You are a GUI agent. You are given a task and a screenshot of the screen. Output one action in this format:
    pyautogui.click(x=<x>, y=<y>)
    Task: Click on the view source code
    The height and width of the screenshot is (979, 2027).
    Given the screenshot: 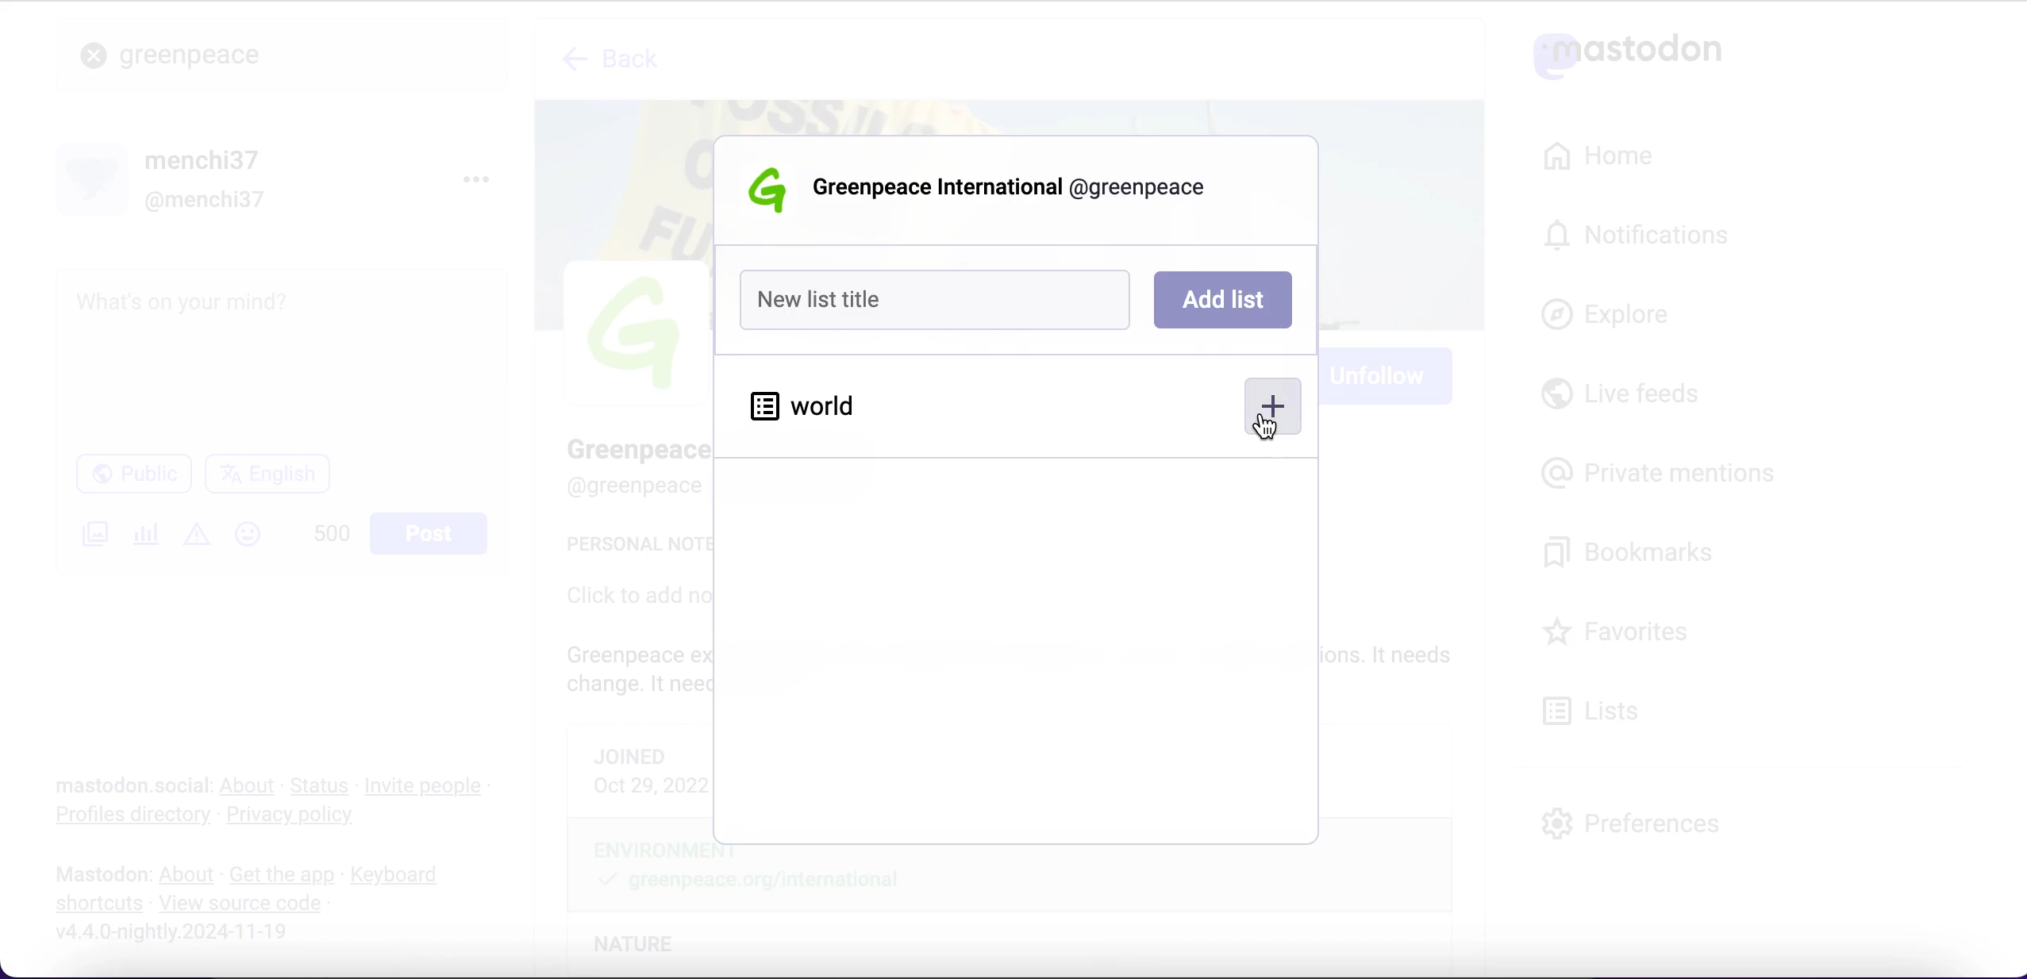 What is the action you would take?
    pyautogui.click(x=246, y=904)
    